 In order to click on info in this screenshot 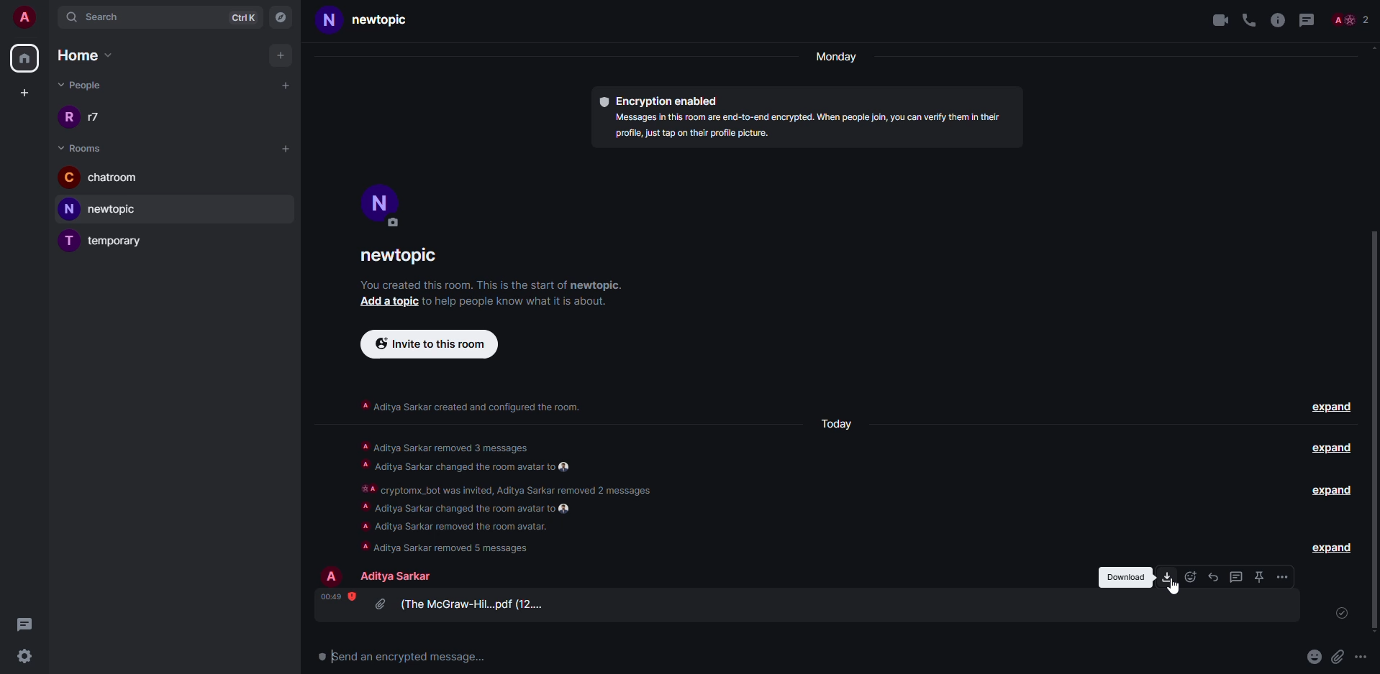, I will do `click(492, 282)`.